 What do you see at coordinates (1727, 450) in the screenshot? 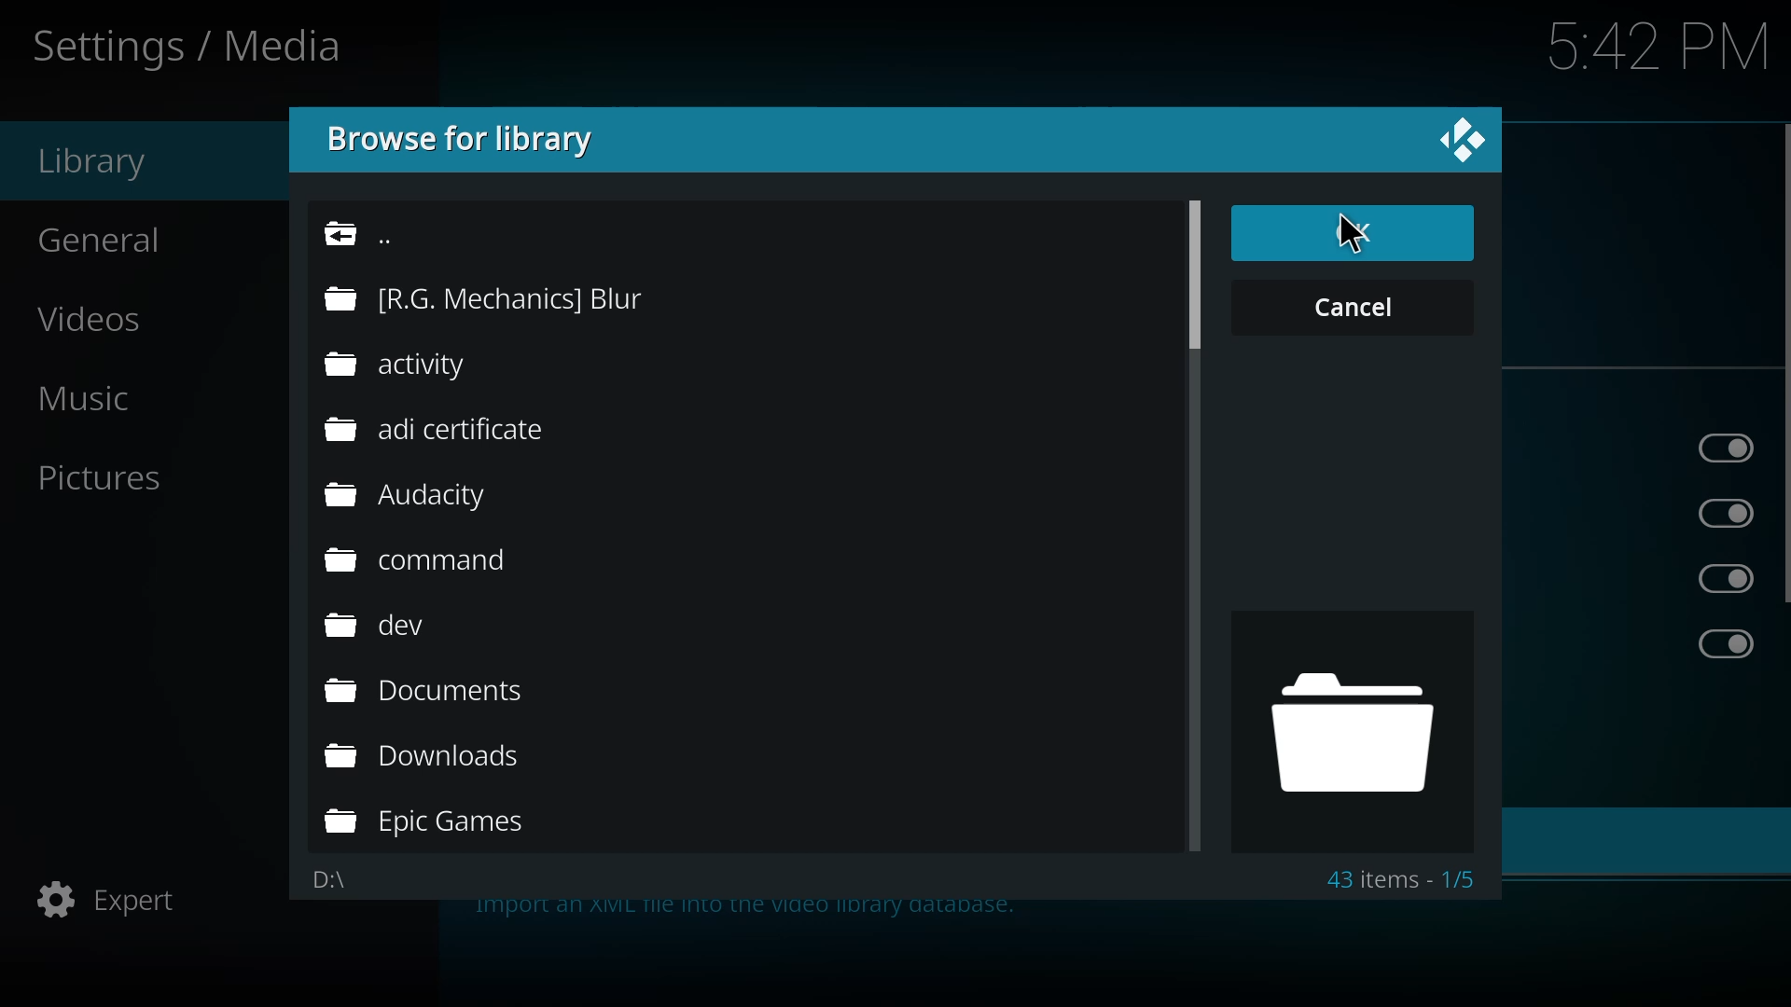
I see `enabled` at bounding box center [1727, 450].